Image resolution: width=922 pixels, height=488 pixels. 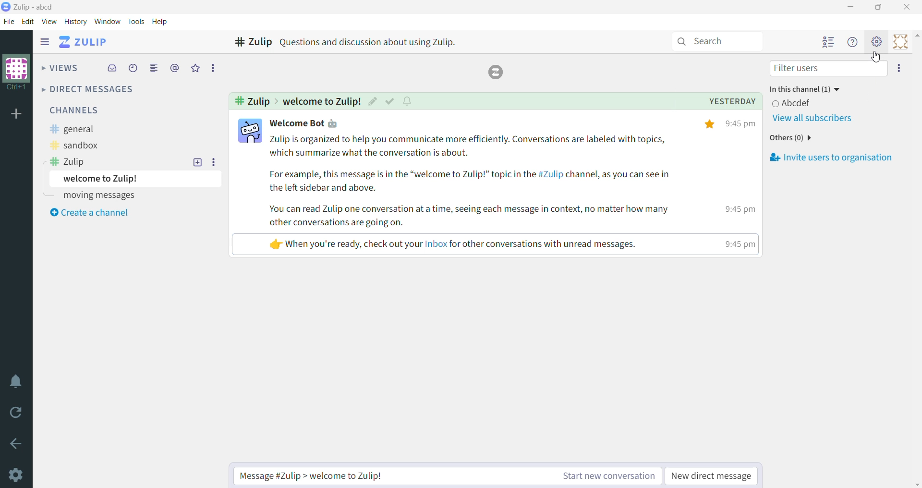 I want to click on Enable Do Not Disturb, so click(x=16, y=382).